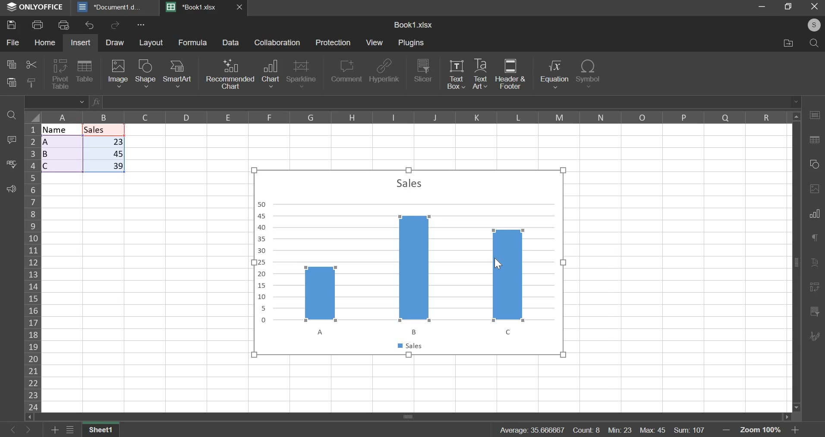 The image size is (825, 437). I want to click on , so click(24, 430).